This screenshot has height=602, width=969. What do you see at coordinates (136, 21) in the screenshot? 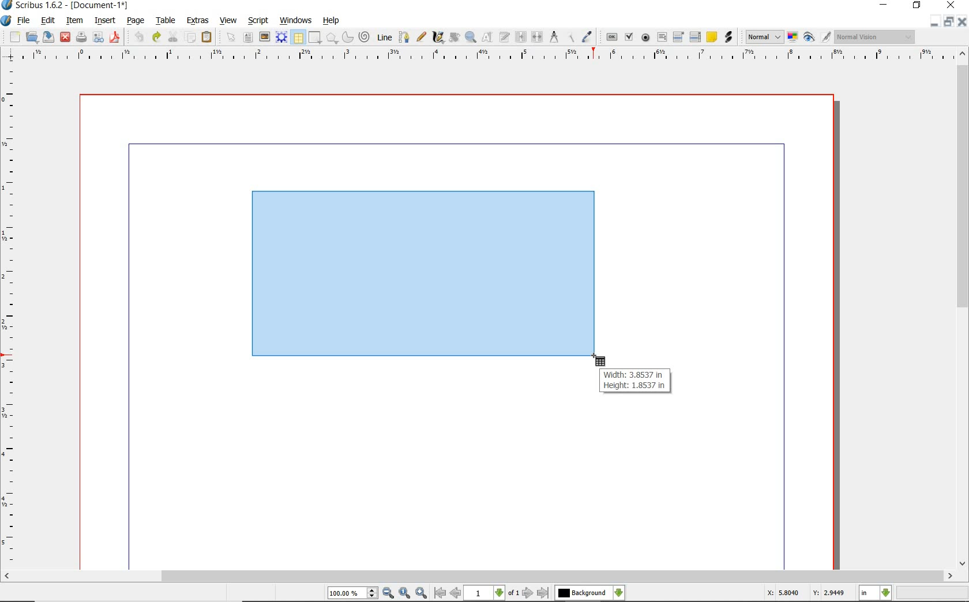
I see `page` at bounding box center [136, 21].